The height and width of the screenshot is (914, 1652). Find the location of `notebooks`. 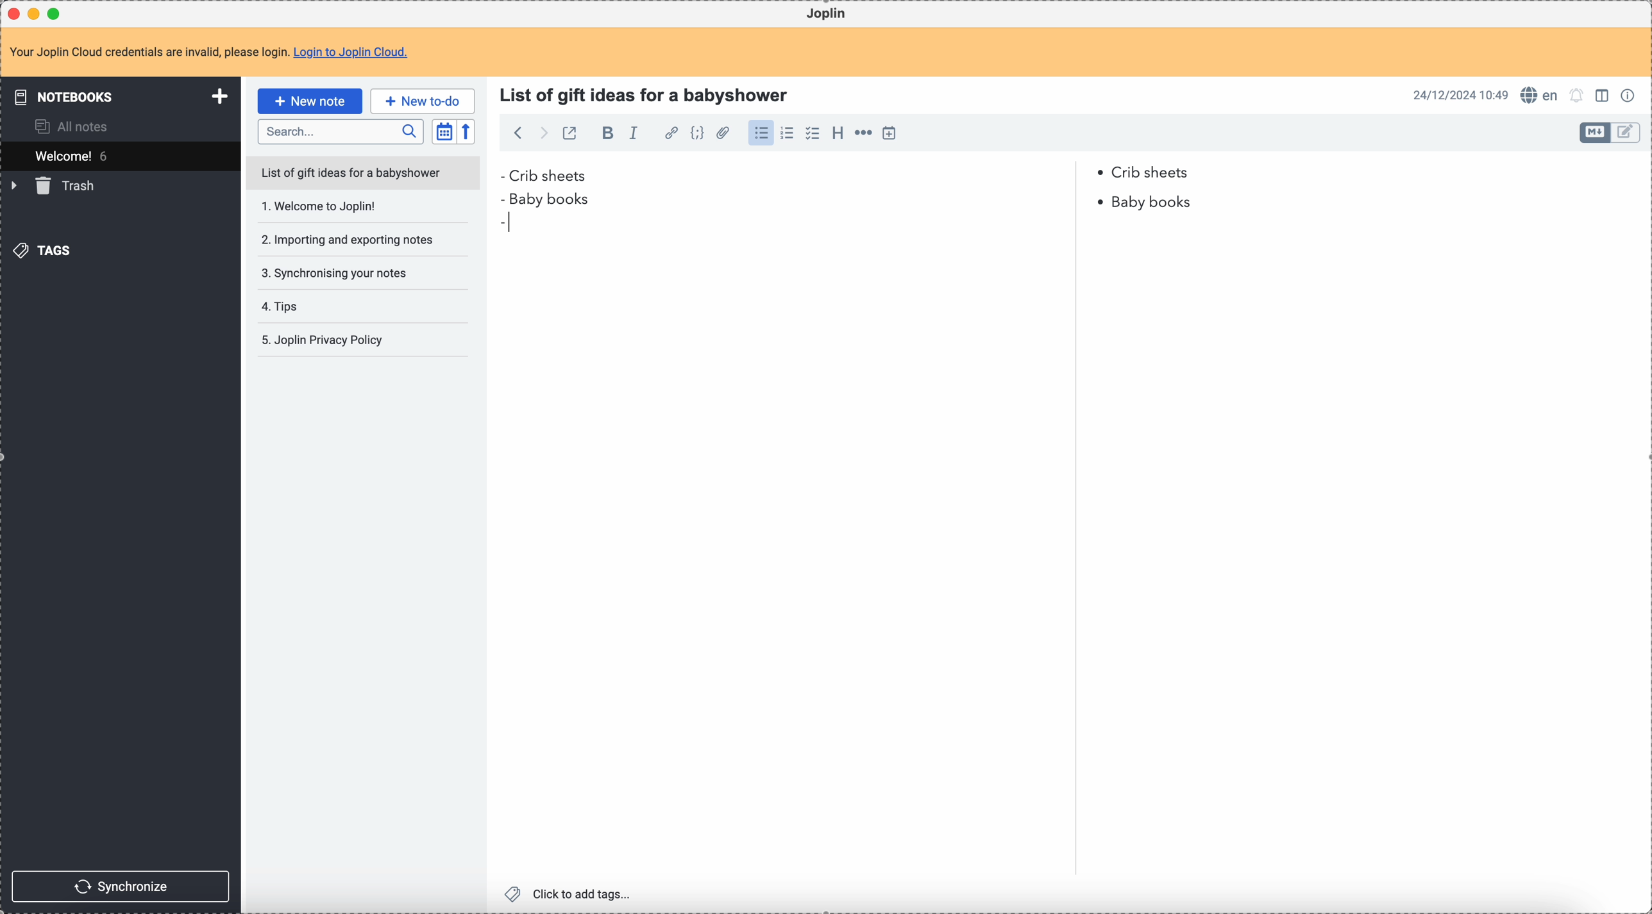

notebooks is located at coordinates (115, 97).